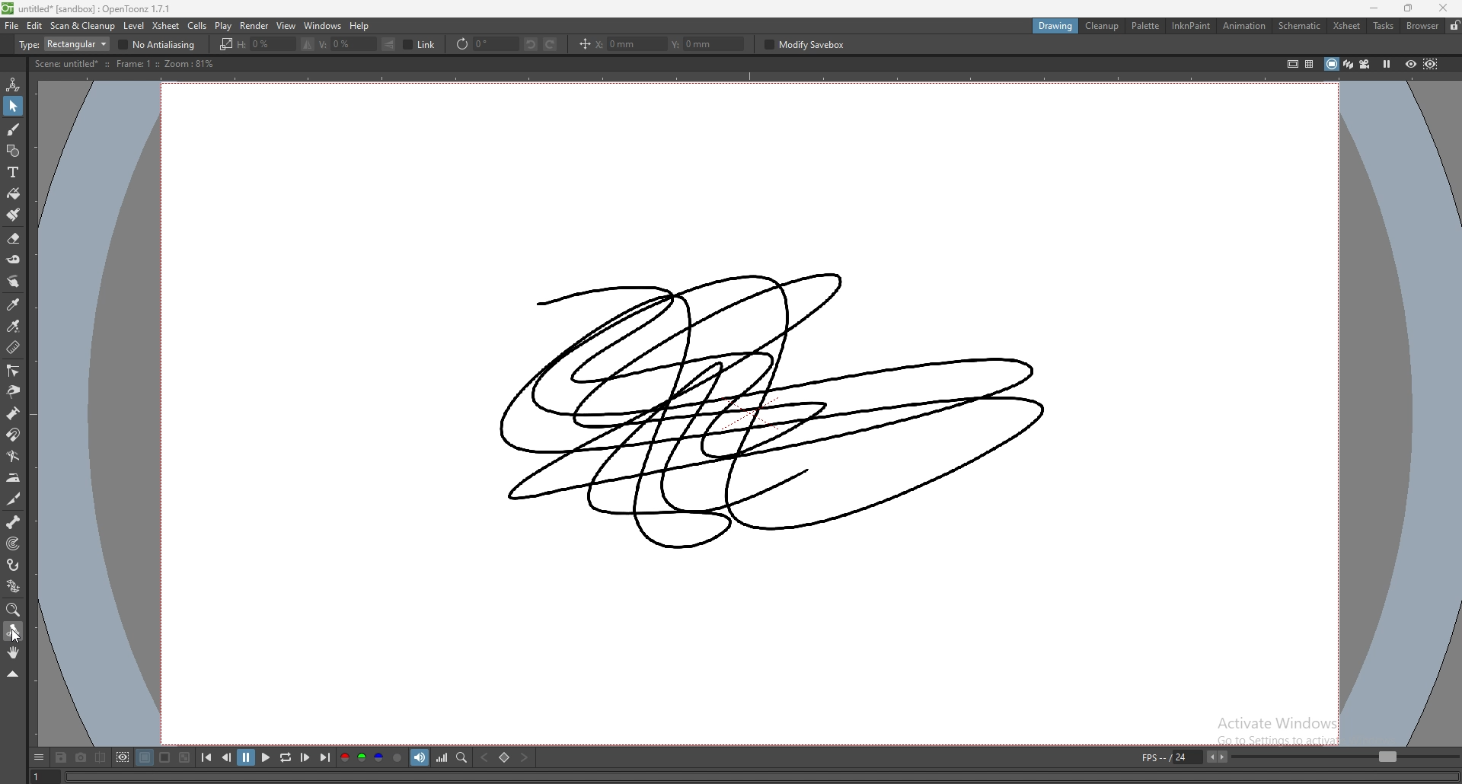 The height and width of the screenshot is (784, 1462). I want to click on animate tool, so click(13, 85).